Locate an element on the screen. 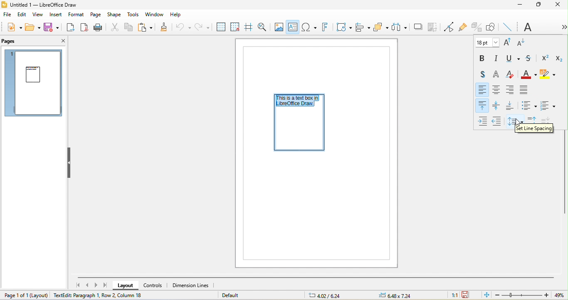 This screenshot has width=568, height=300. first page is located at coordinates (75, 285).